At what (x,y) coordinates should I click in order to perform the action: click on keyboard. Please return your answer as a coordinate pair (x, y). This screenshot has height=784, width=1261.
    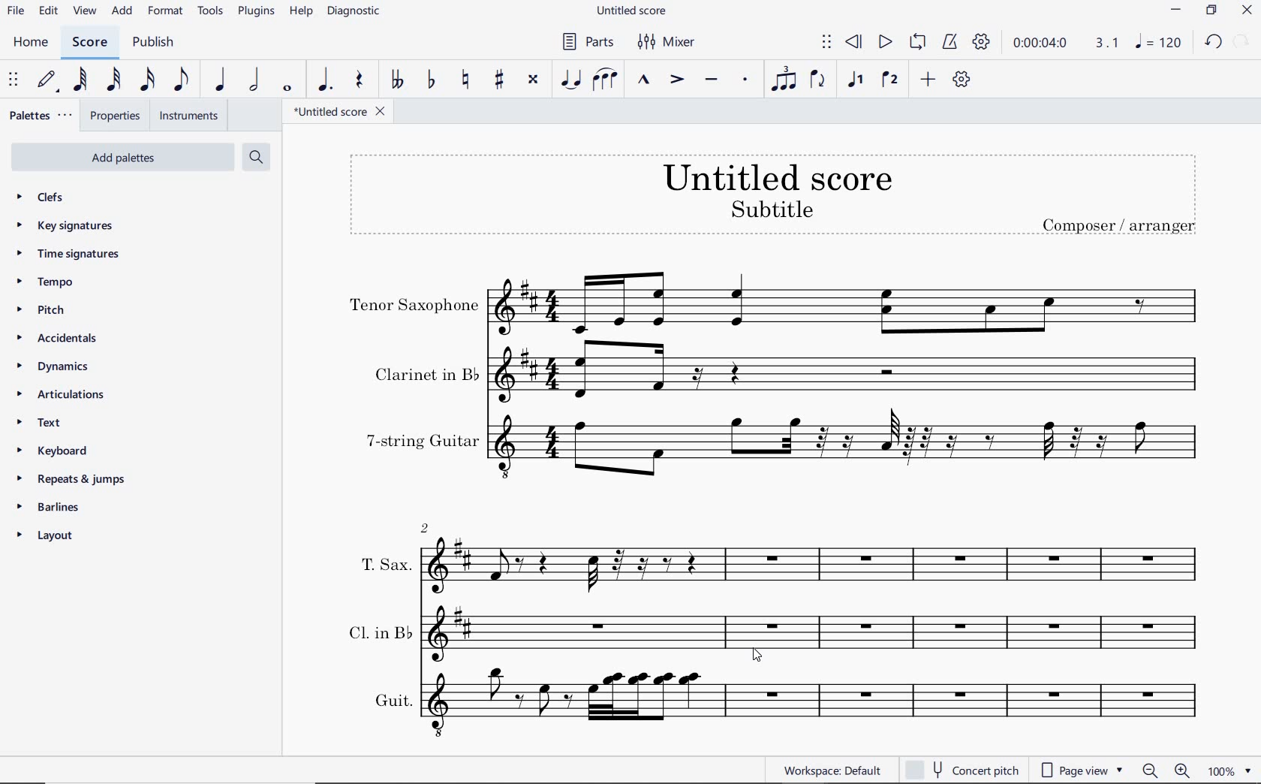
    Looking at the image, I should click on (56, 450).